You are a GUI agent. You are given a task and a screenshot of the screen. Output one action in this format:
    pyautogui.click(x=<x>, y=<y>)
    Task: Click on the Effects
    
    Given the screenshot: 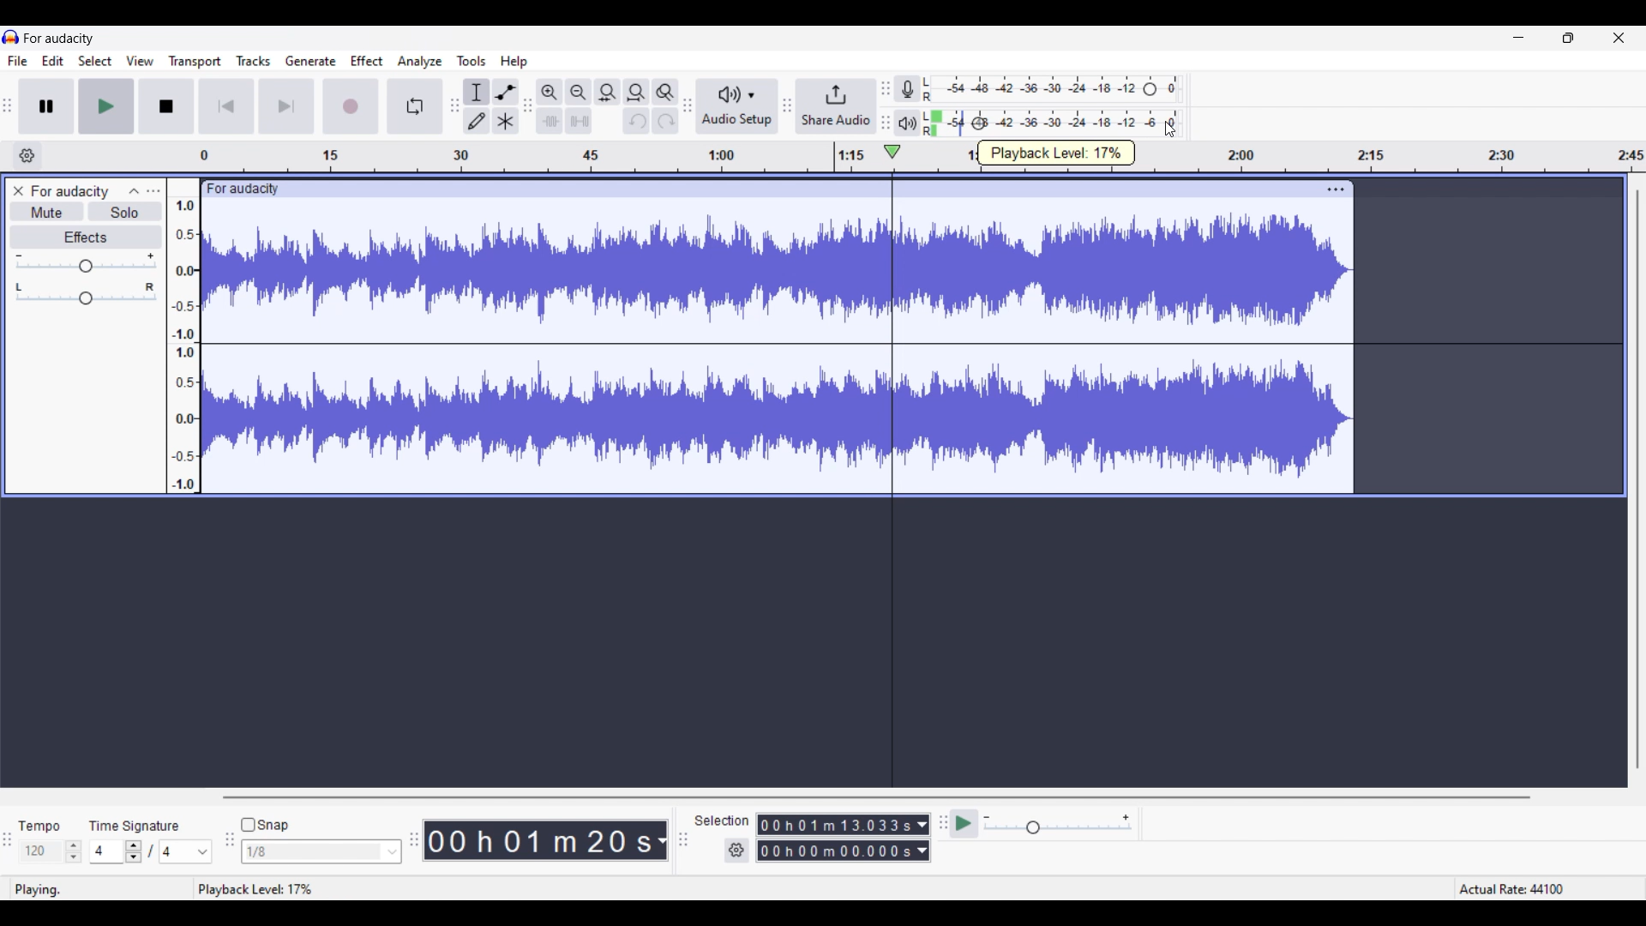 What is the action you would take?
    pyautogui.click(x=86, y=237)
    